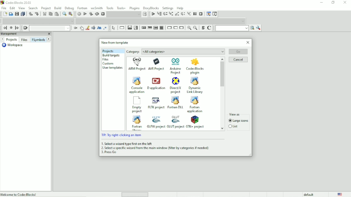  What do you see at coordinates (88, 28) in the screenshot?
I see `Highlight` at bounding box center [88, 28].